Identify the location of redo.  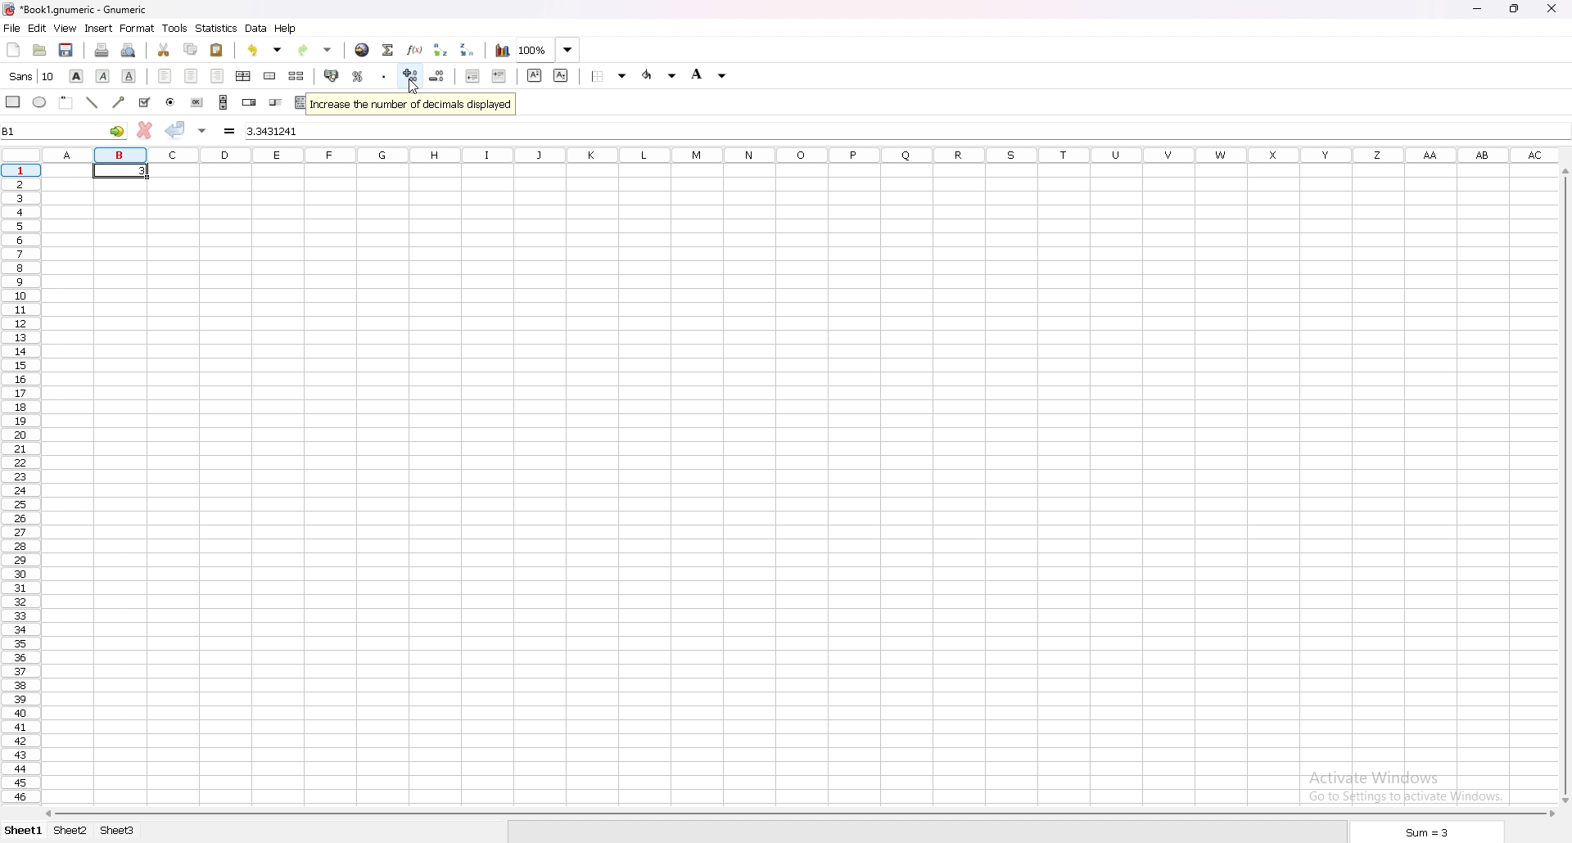
(315, 50).